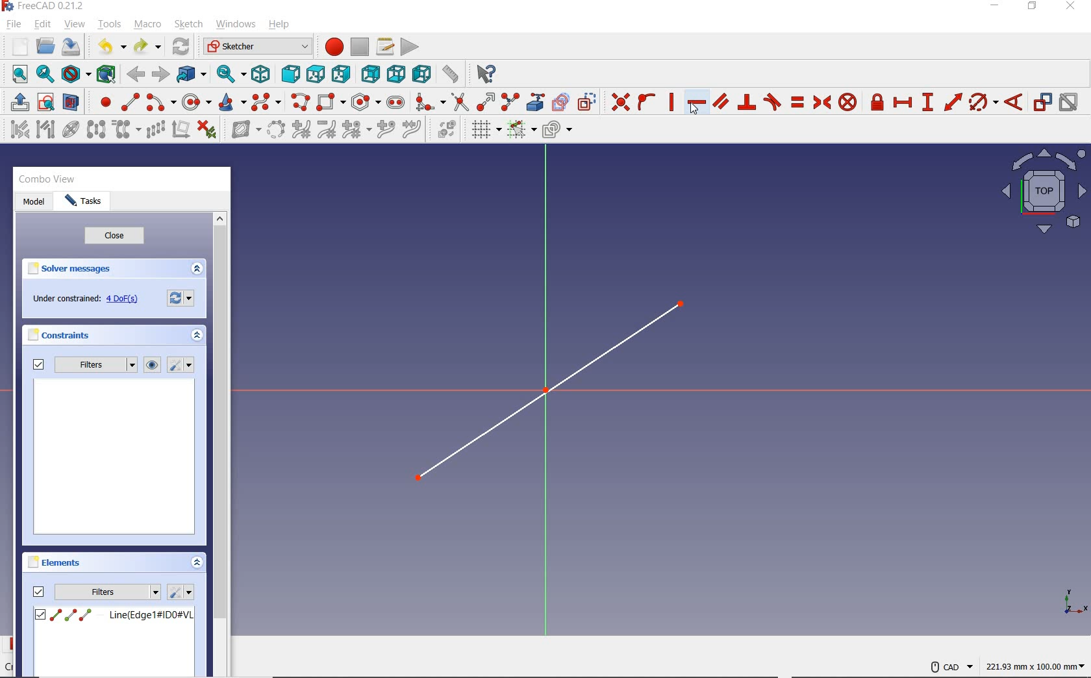 Image resolution: width=1091 pixels, height=678 pixels. I want to click on SHOW/HIDE LISTED CONSTRAINTS, so click(152, 365).